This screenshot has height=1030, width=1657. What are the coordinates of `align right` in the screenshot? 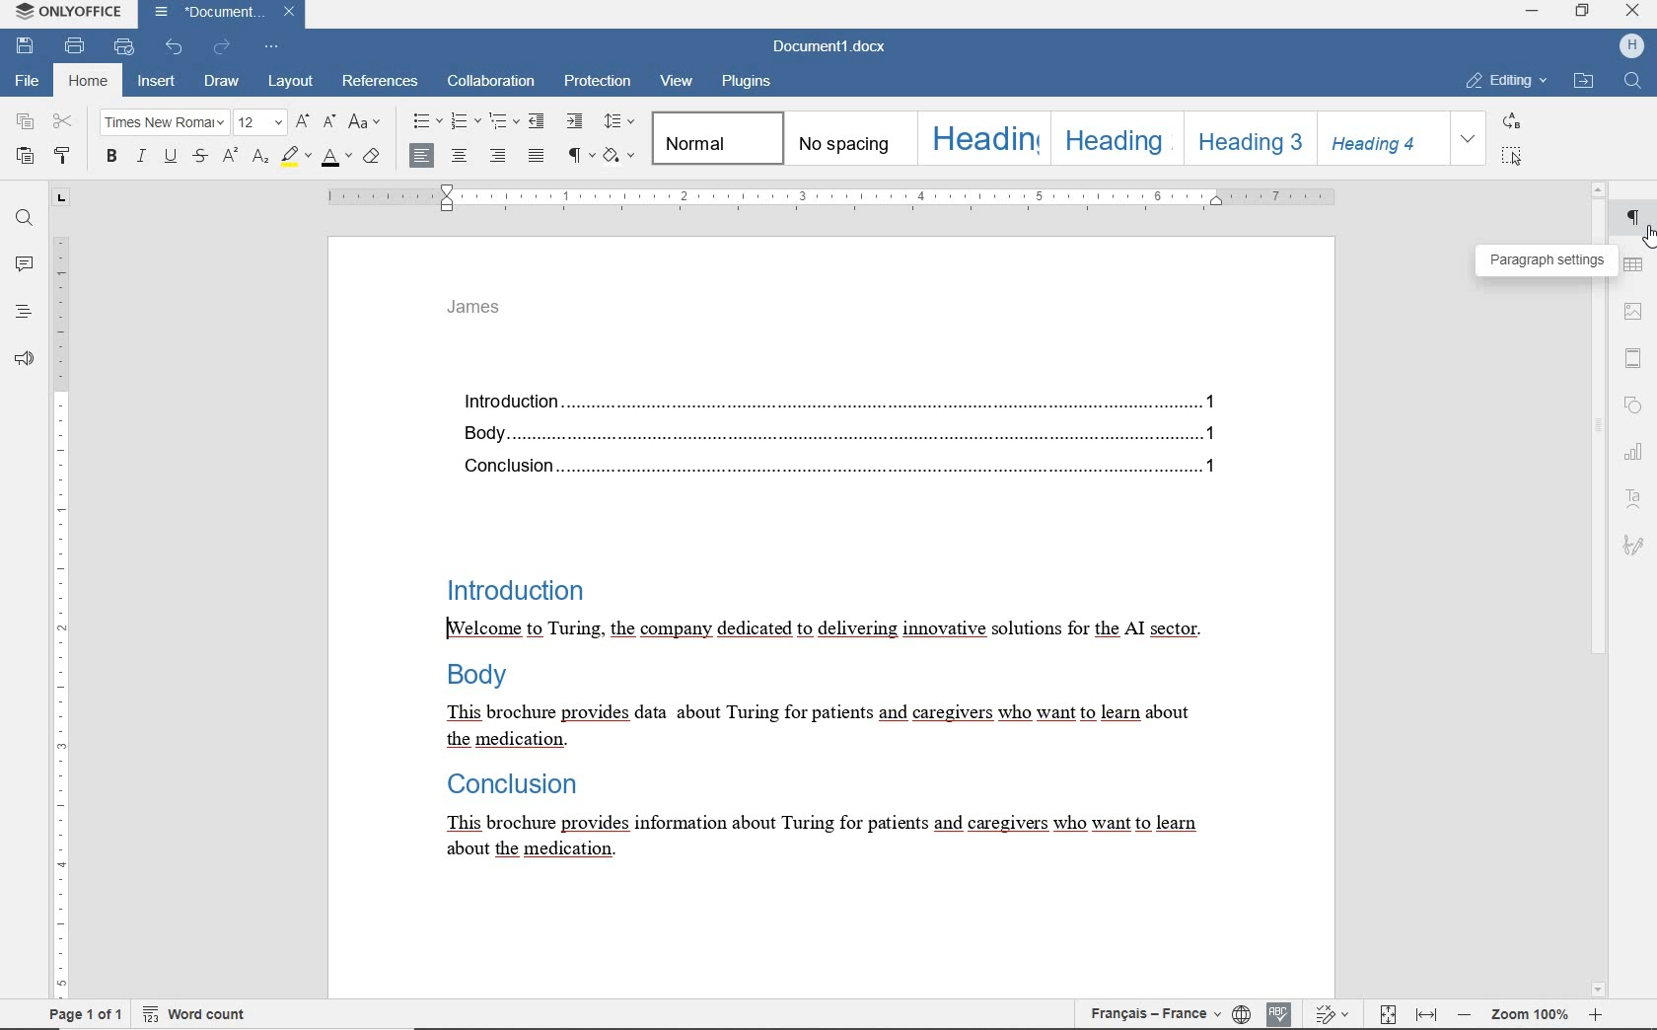 It's located at (499, 158).